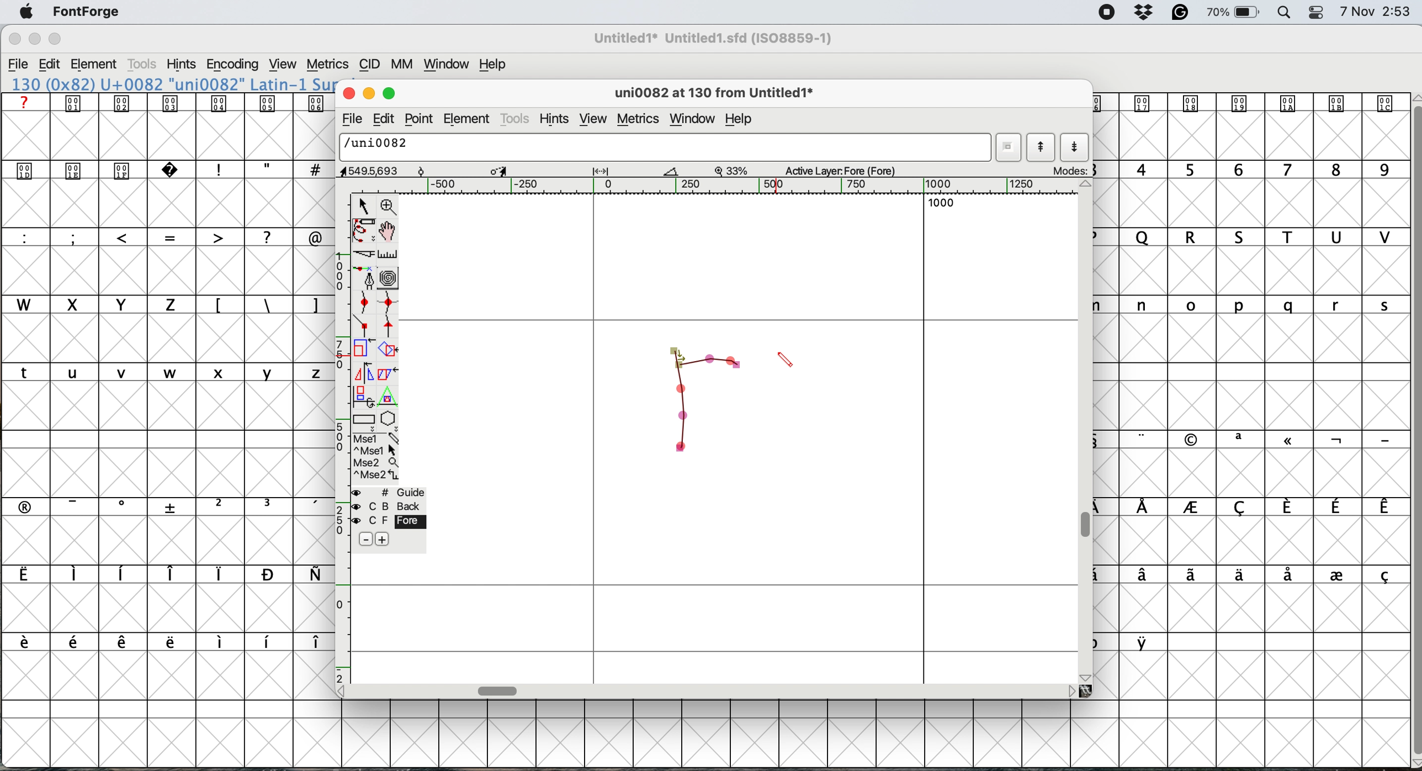  What do you see at coordinates (720, 94) in the screenshot?
I see `glyph details` at bounding box center [720, 94].